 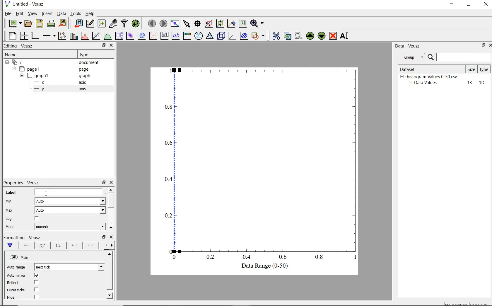 What do you see at coordinates (69, 267) in the screenshot?
I see `next tick` at bounding box center [69, 267].